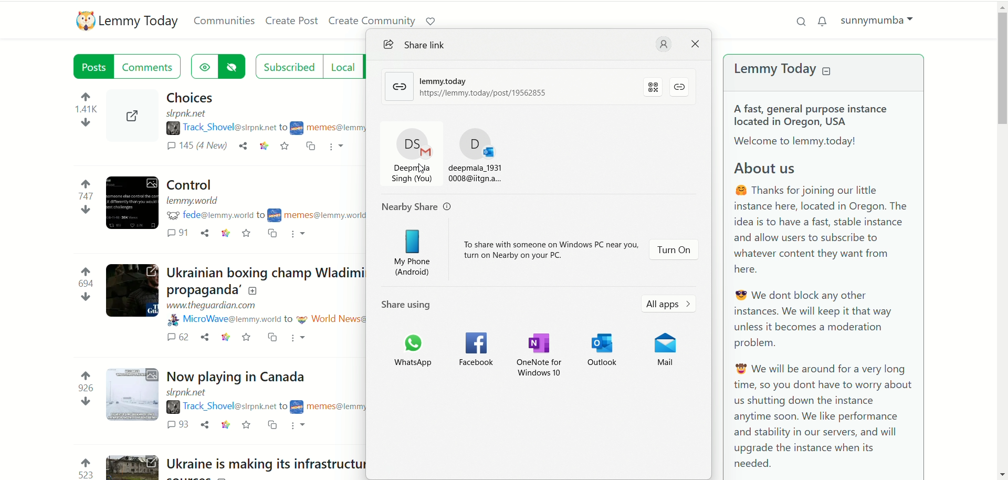 The width and height of the screenshot is (1008, 480). I want to click on vertical scroll bar, so click(1000, 238).